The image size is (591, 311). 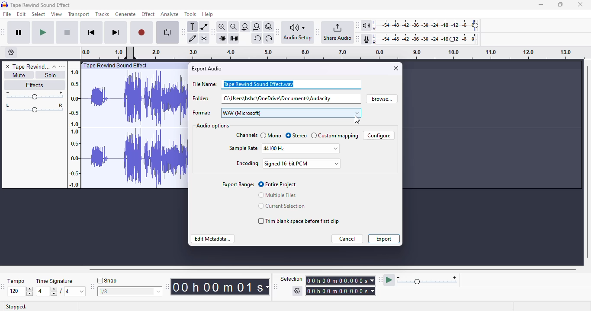 I want to click on zoom toggle, so click(x=269, y=27).